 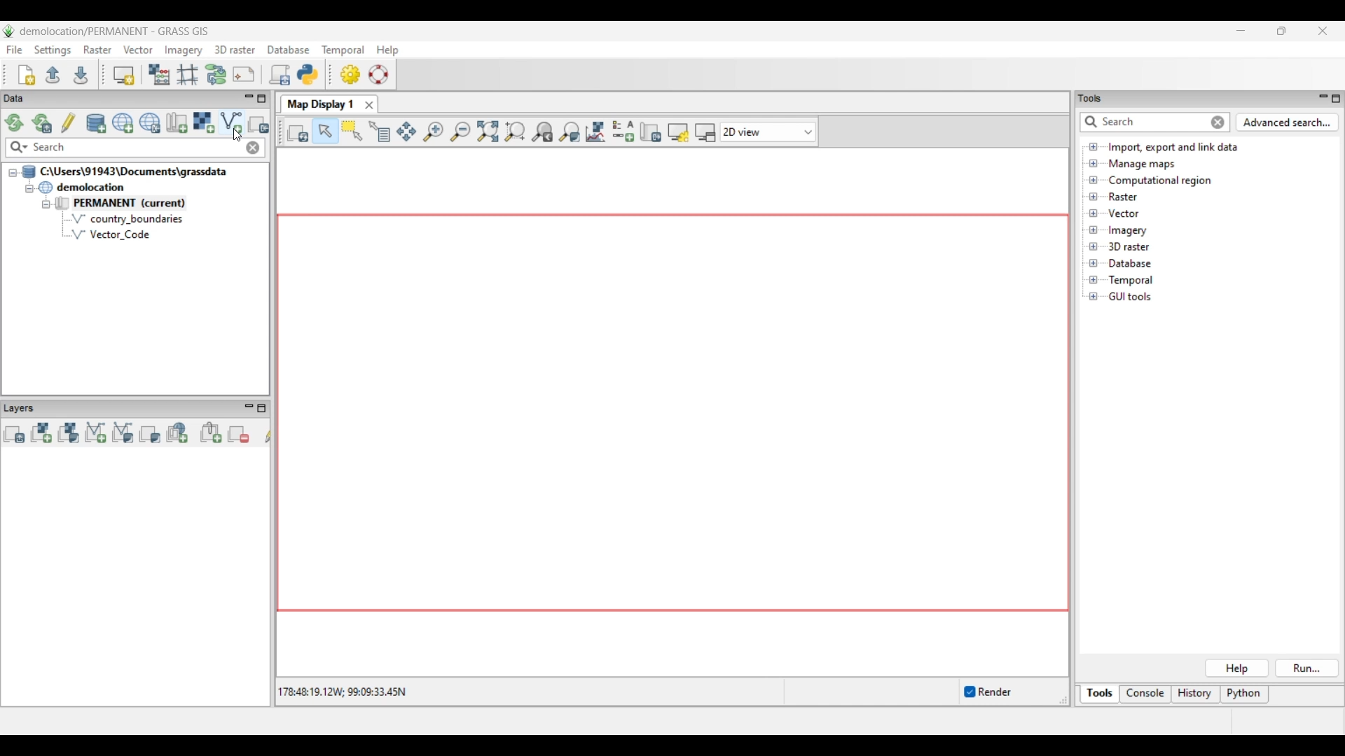 I want to click on Add vector map layer, so click(x=94, y=433).